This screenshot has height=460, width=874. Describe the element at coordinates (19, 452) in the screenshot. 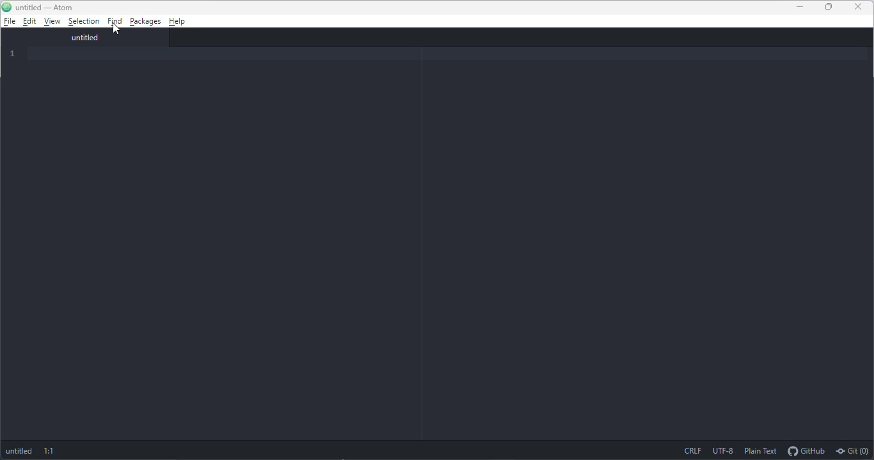

I see `untitled` at that location.